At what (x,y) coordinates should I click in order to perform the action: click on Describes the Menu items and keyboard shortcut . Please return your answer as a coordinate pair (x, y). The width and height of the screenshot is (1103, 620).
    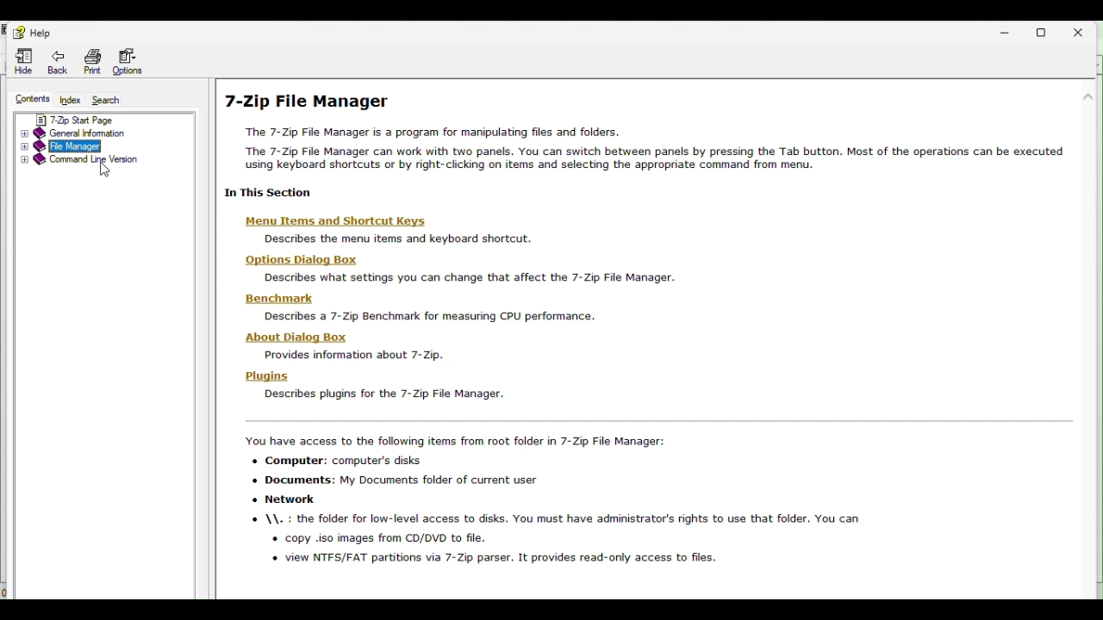
    Looking at the image, I should click on (409, 238).